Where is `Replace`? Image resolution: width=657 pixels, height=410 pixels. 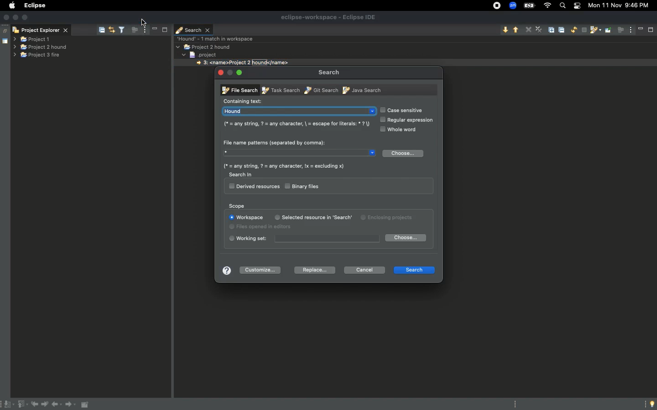
Replace is located at coordinates (312, 270).